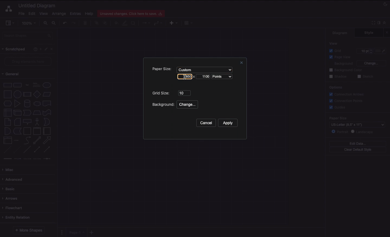  What do you see at coordinates (146, 23) in the screenshot?
I see `Connection ` at bounding box center [146, 23].